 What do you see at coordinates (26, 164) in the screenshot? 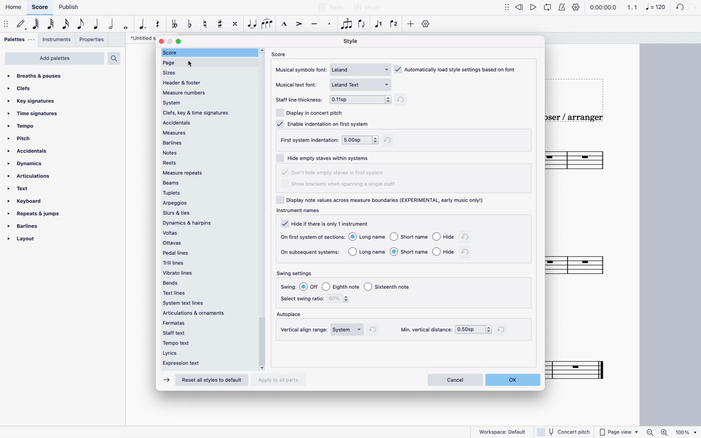
I see `dynamics` at bounding box center [26, 164].